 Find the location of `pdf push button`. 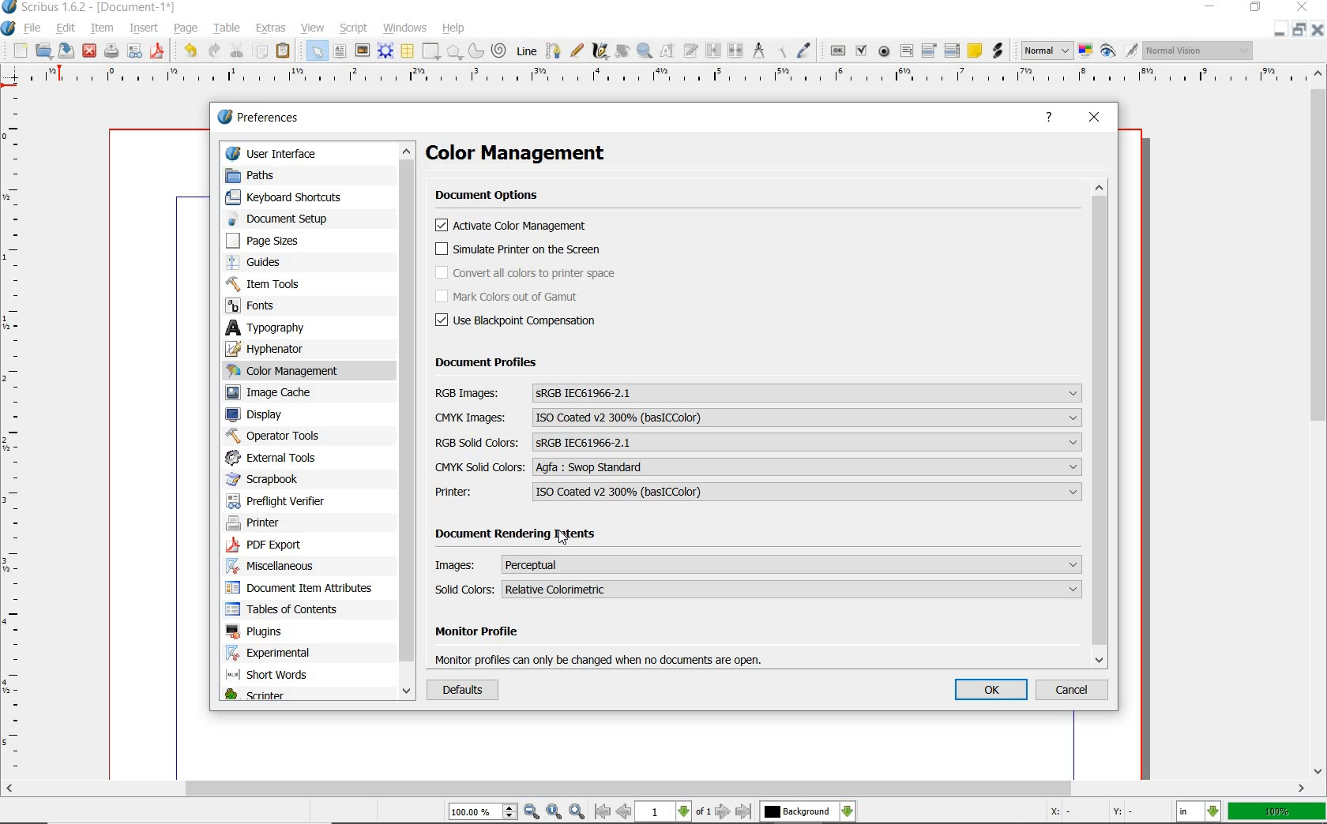

pdf push button is located at coordinates (836, 51).